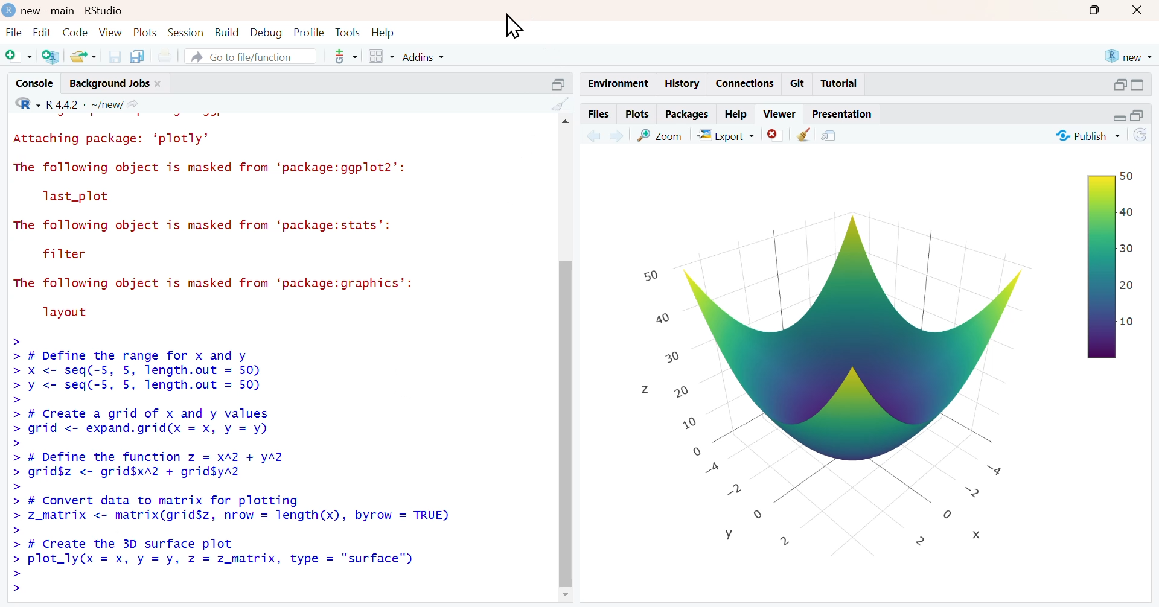 The height and width of the screenshot is (607, 1159). What do you see at coordinates (235, 559) in the screenshot?
I see `> plot_ly(x = x, y=y, z = z_matrix, type = "surface")` at bounding box center [235, 559].